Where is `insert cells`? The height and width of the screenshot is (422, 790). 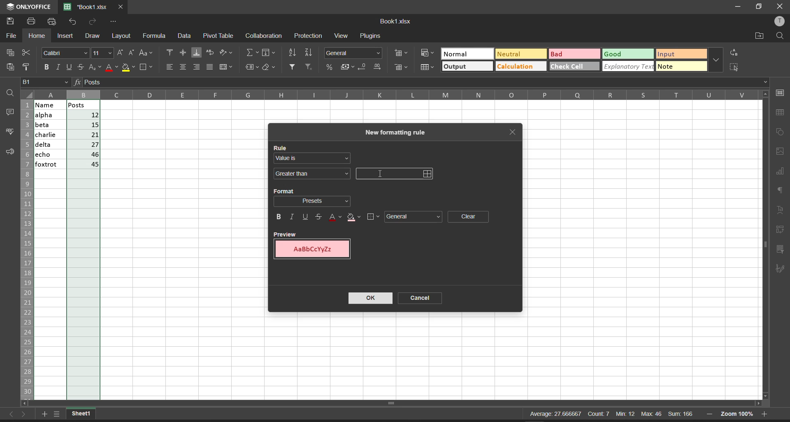 insert cells is located at coordinates (402, 53).